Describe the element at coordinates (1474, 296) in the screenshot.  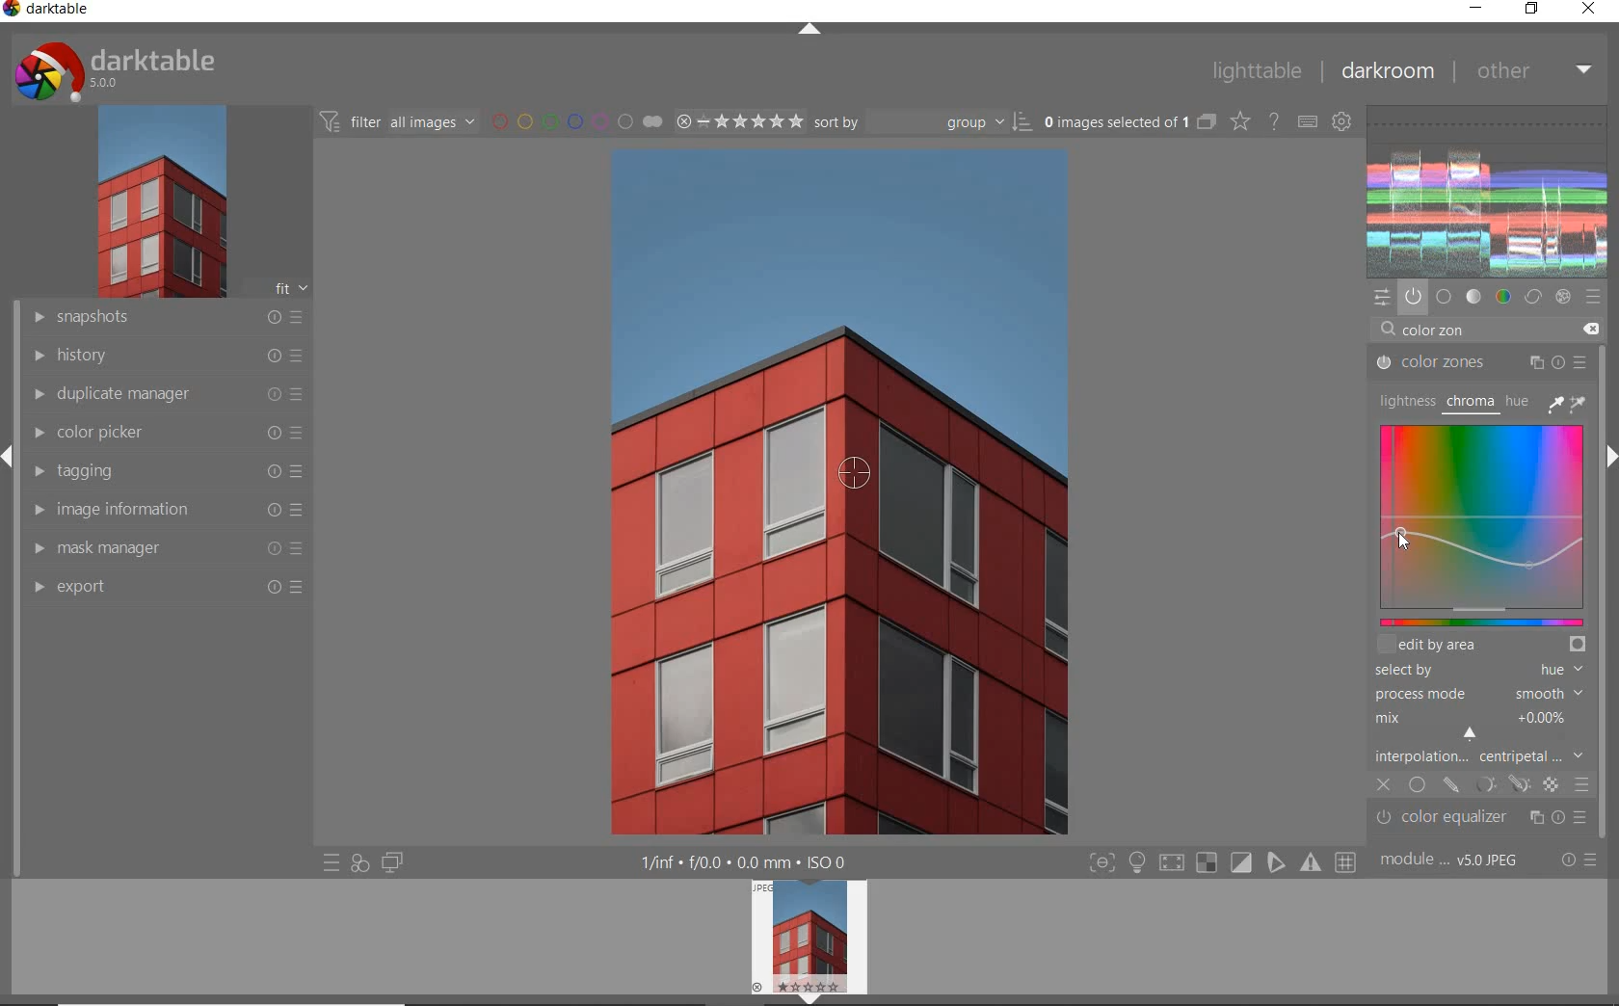
I see `tone` at that location.